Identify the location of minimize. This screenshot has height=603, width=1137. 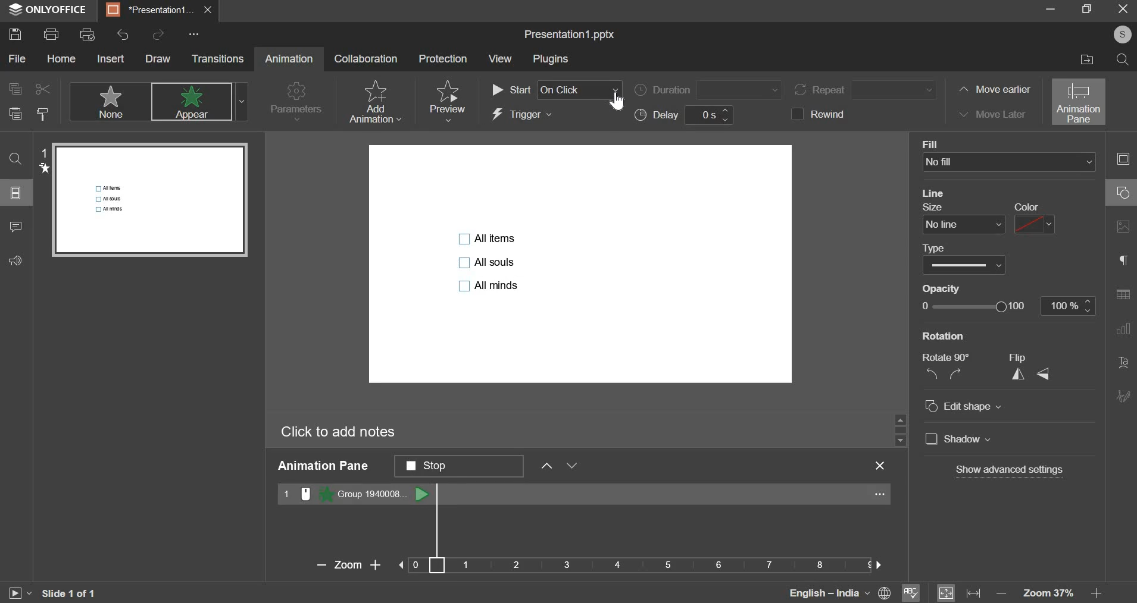
(1048, 12).